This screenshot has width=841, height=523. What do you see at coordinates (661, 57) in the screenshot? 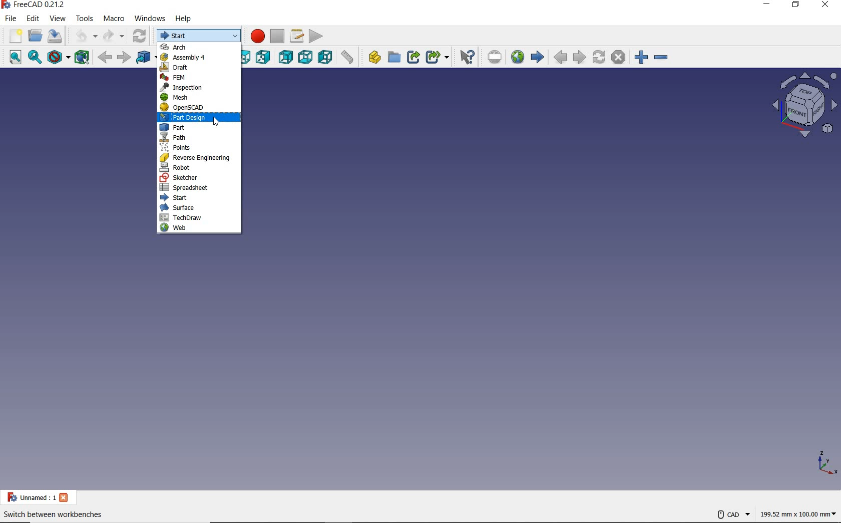
I see `ZOOM OUT` at bounding box center [661, 57].